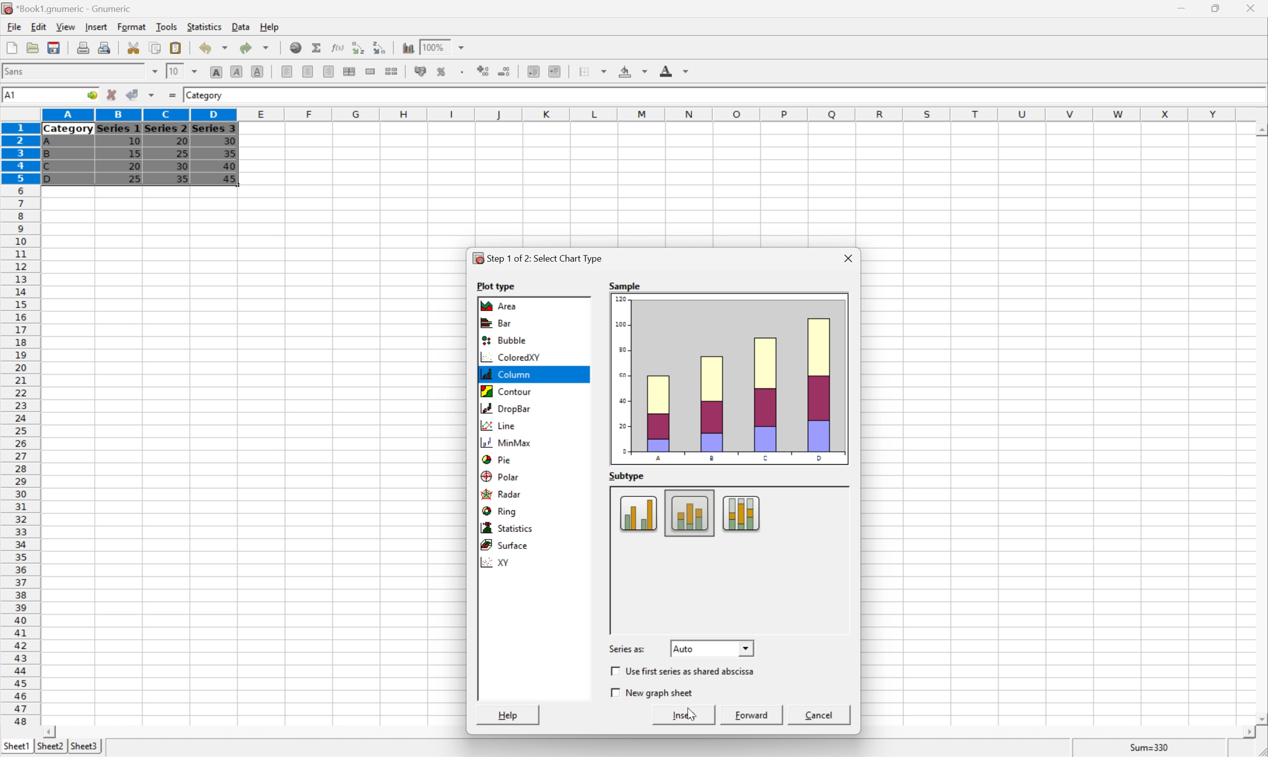  What do you see at coordinates (135, 153) in the screenshot?
I see `15` at bounding box center [135, 153].